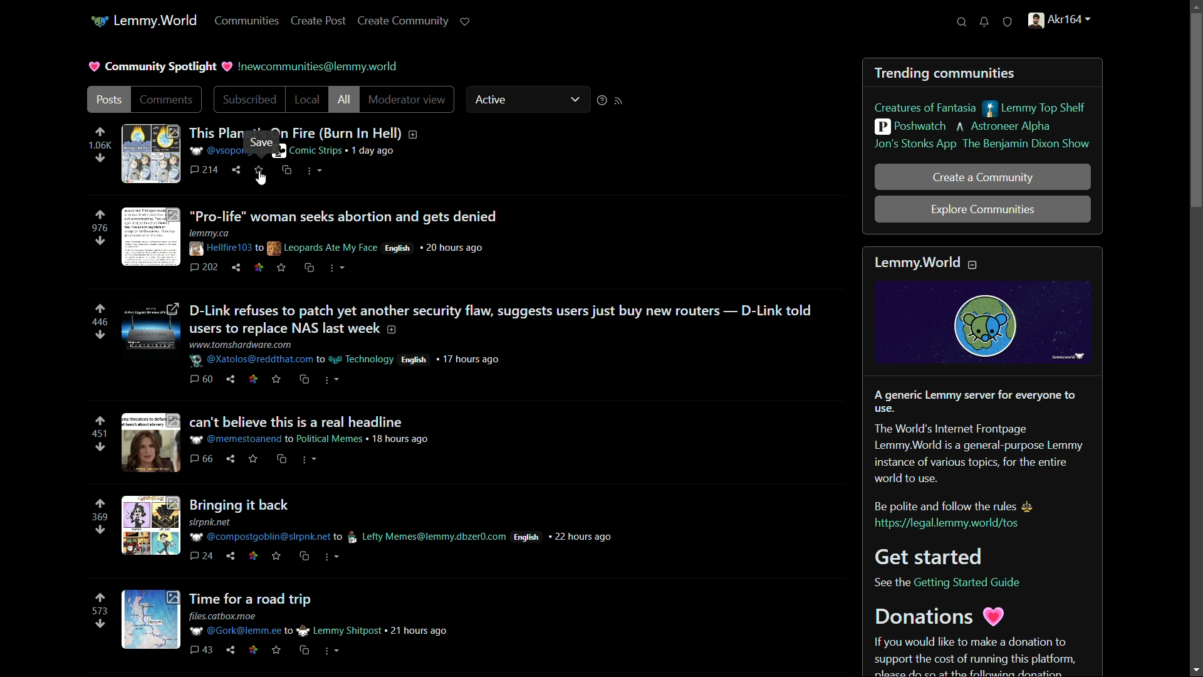 The image size is (1203, 677). Describe the element at coordinates (493, 99) in the screenshot. I see `active` at that location.